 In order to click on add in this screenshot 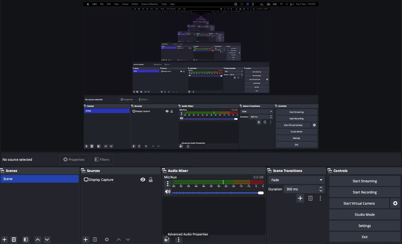, I will do `click(6, 239)`.